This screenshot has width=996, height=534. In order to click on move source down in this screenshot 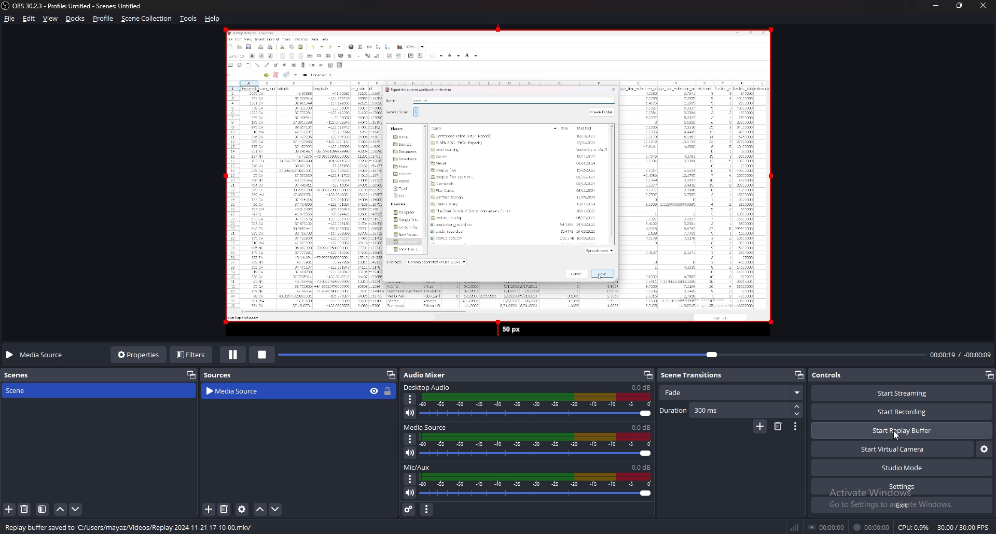, I will do `click(275, 509)`.